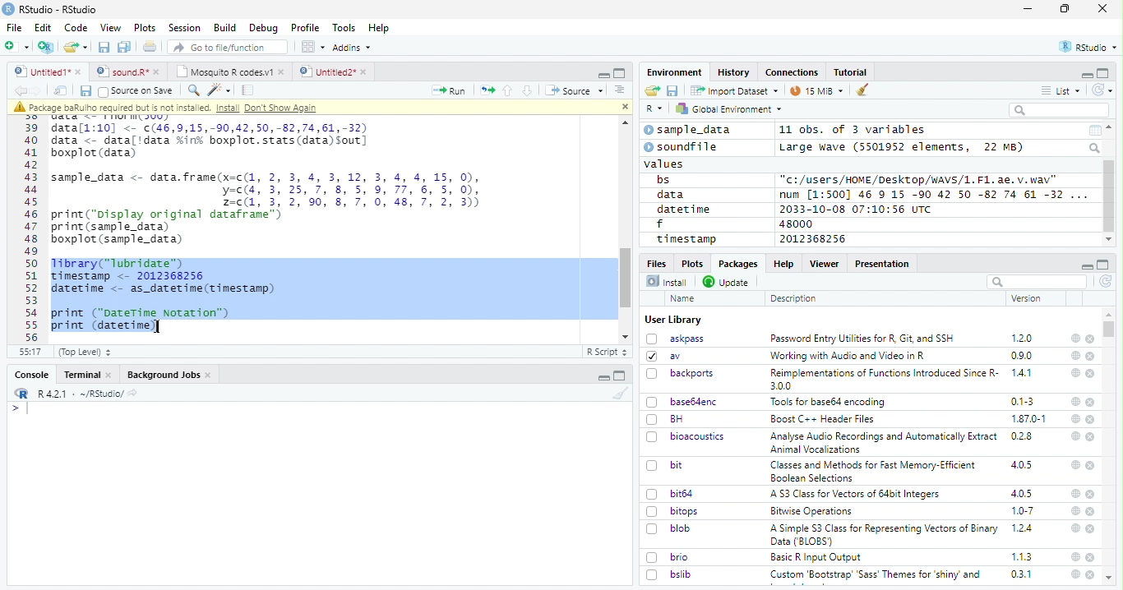  Describe the element at coordinates (1102, 7) in the screenshot. I see `close` at that location.